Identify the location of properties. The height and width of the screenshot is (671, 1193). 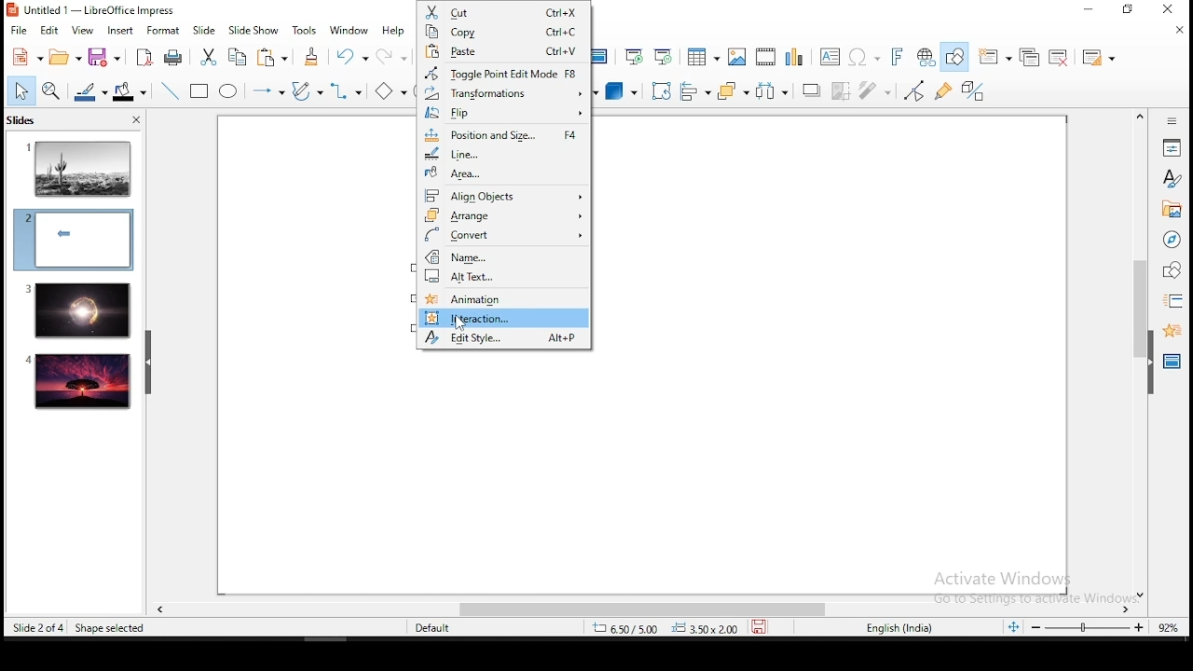
(1172, 146).